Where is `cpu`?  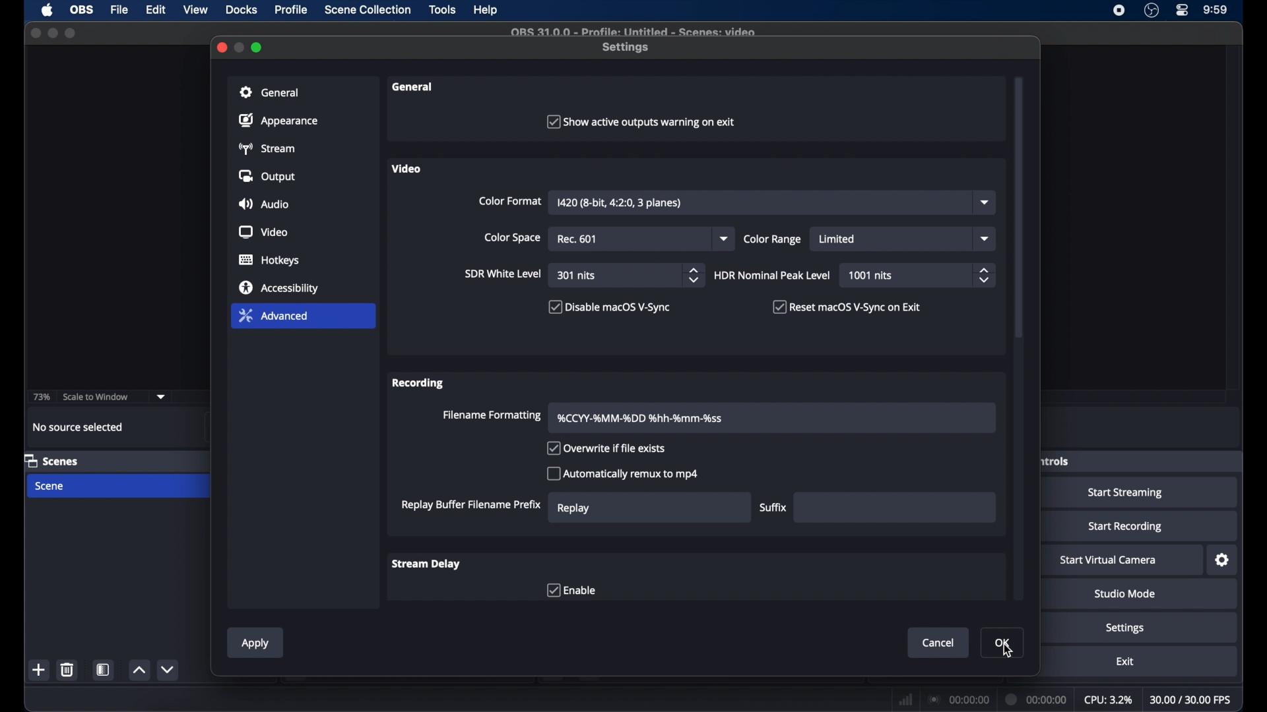 cpu is located at coordinates (1109, 699).